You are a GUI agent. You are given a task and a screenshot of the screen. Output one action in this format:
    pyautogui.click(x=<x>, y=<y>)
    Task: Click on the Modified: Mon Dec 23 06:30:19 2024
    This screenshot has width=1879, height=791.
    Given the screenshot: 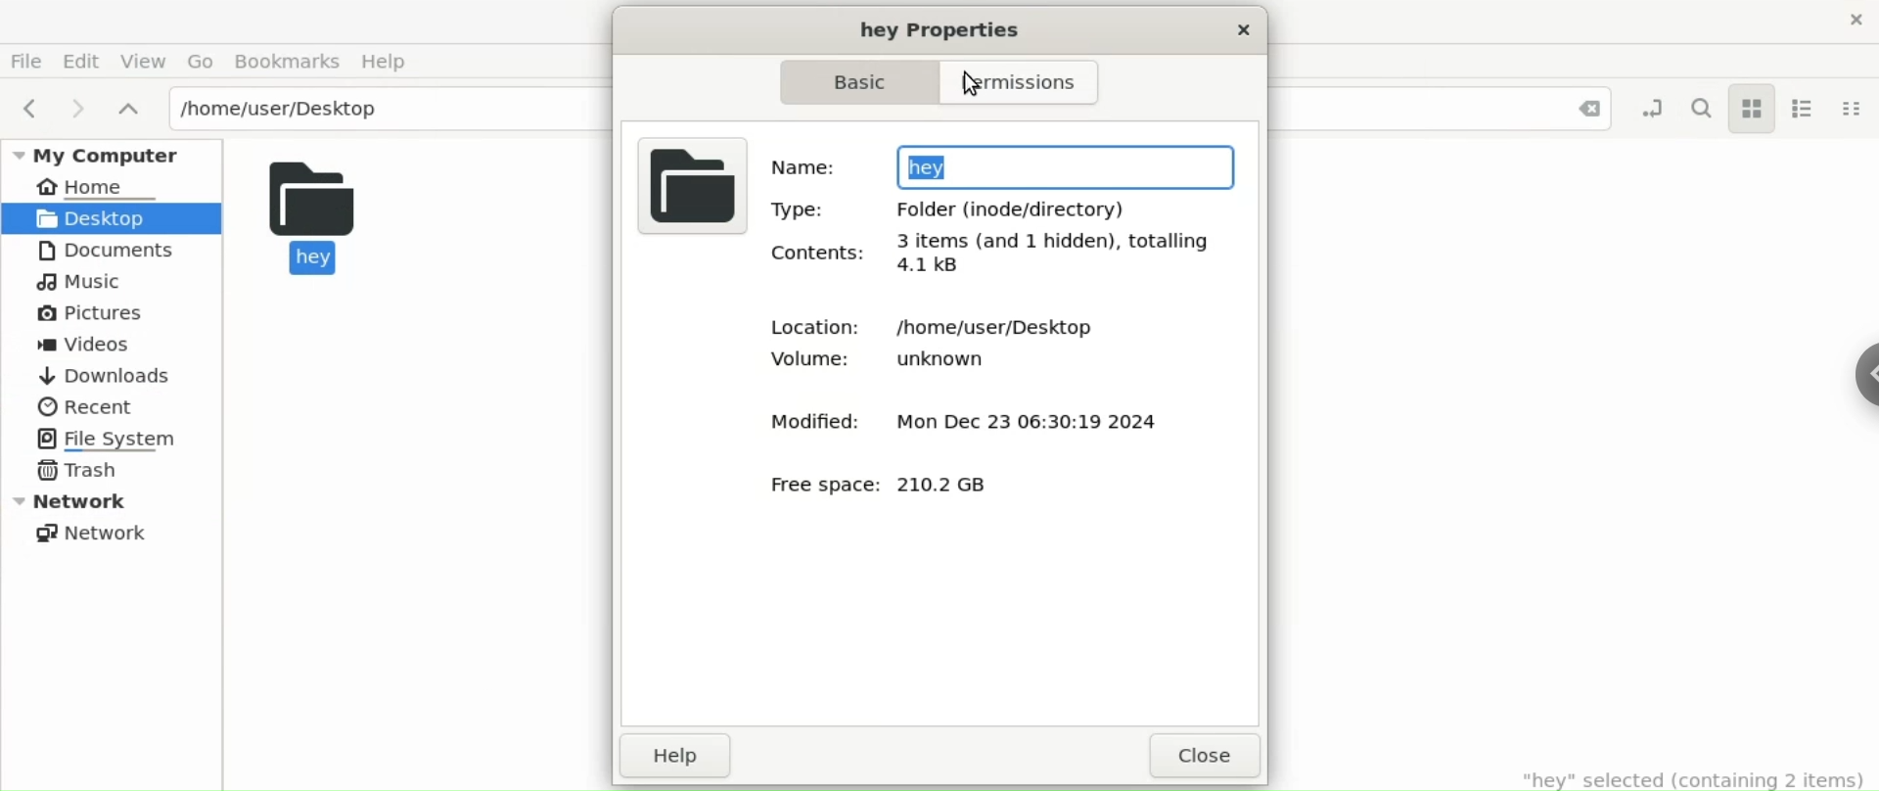 What is the action you would take?
    pyautogui.click(x=941, y=419)
    